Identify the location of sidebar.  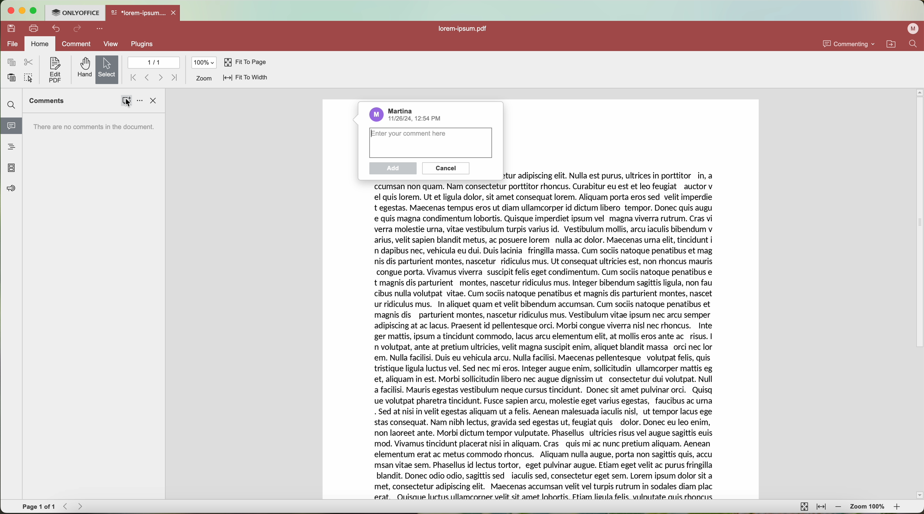
(94, 306).